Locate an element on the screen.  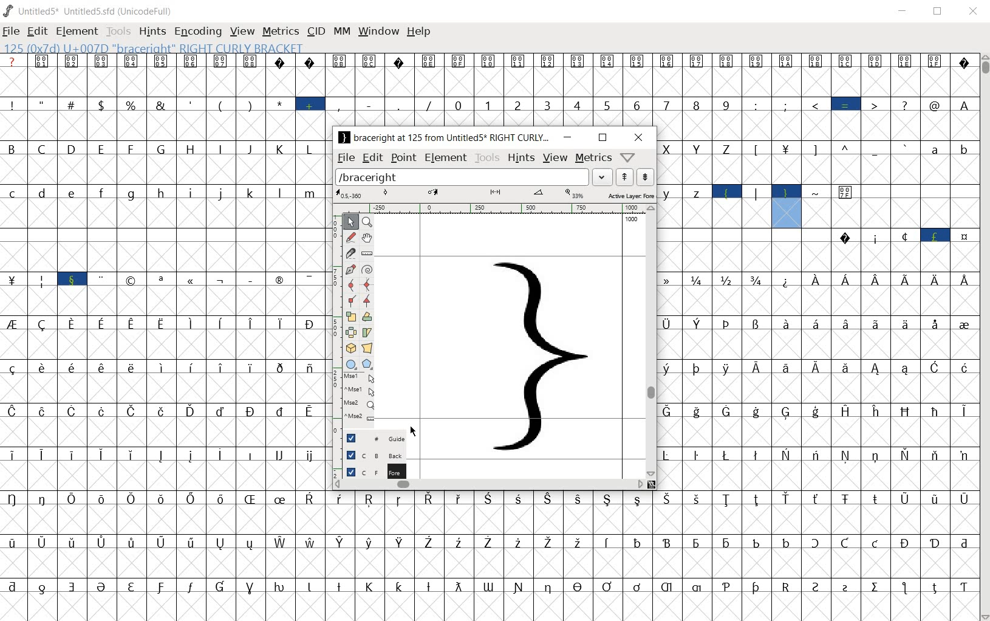
point is located at coordinates (403, 157).